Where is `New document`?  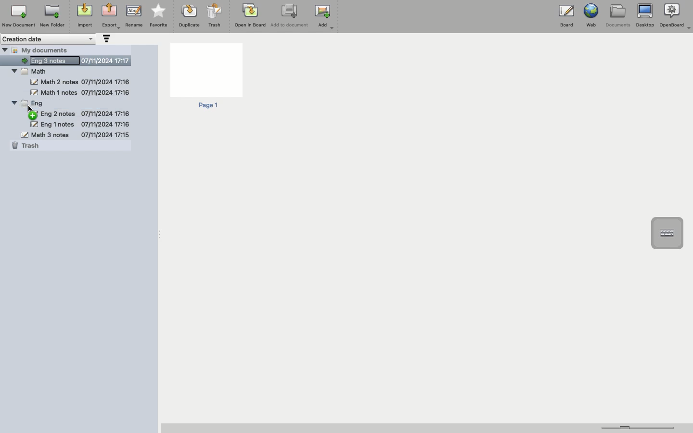
New document is located at coordinates (19, 16).